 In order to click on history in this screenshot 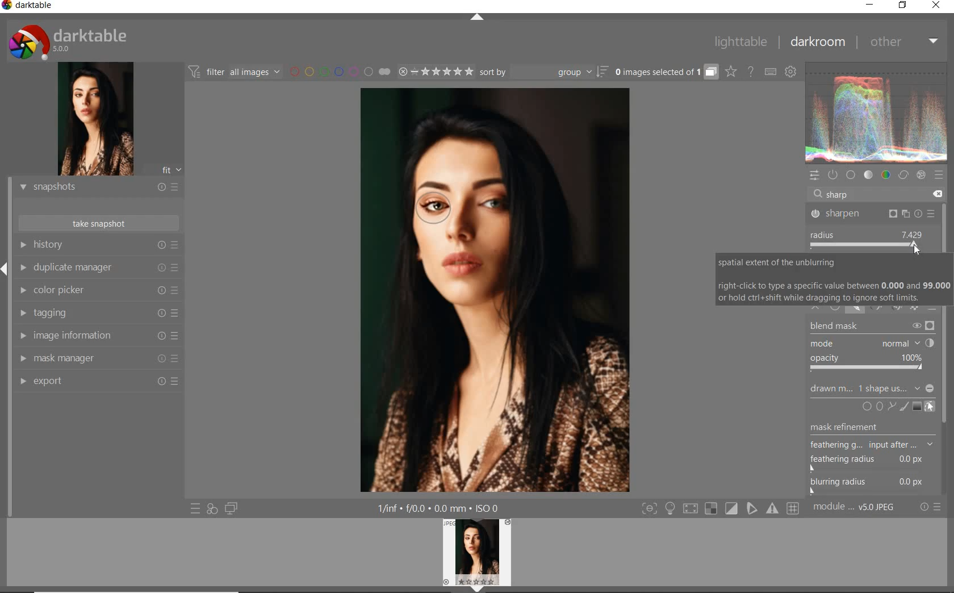, I will do `click(100, 244)`.